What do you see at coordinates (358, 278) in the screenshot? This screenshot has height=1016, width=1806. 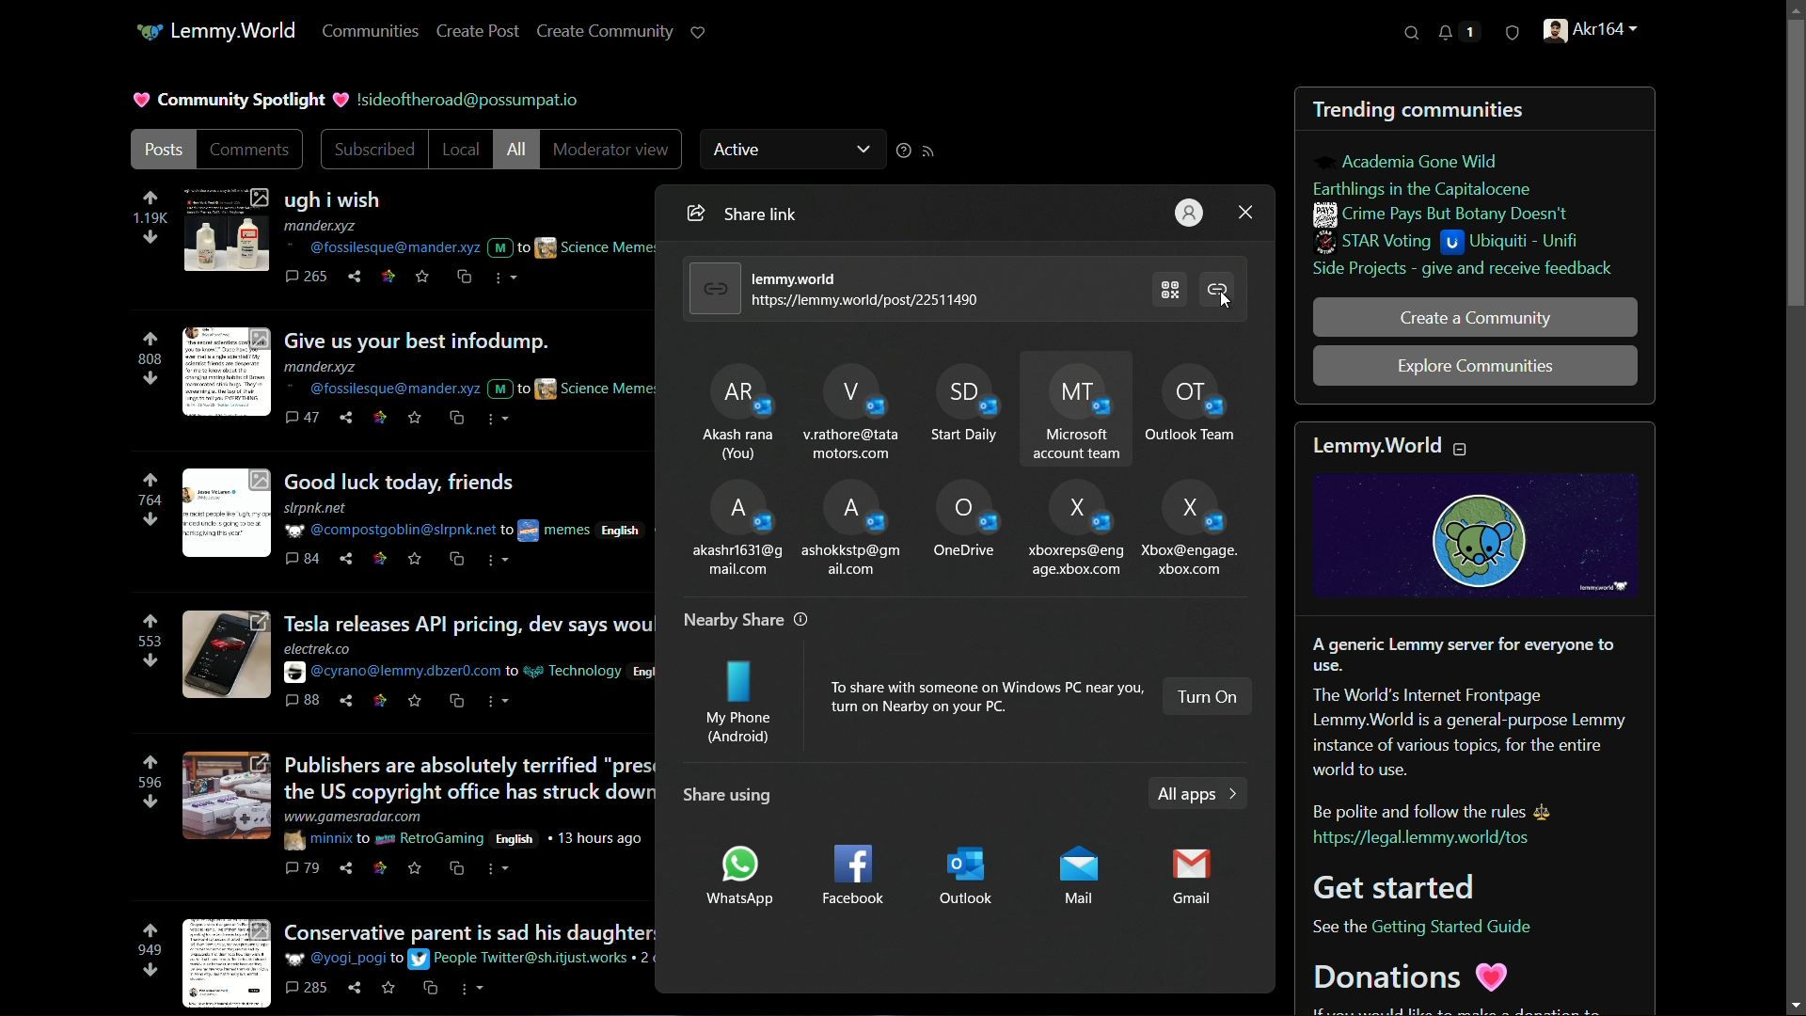 I see `share` at bounding box center [358, 278].